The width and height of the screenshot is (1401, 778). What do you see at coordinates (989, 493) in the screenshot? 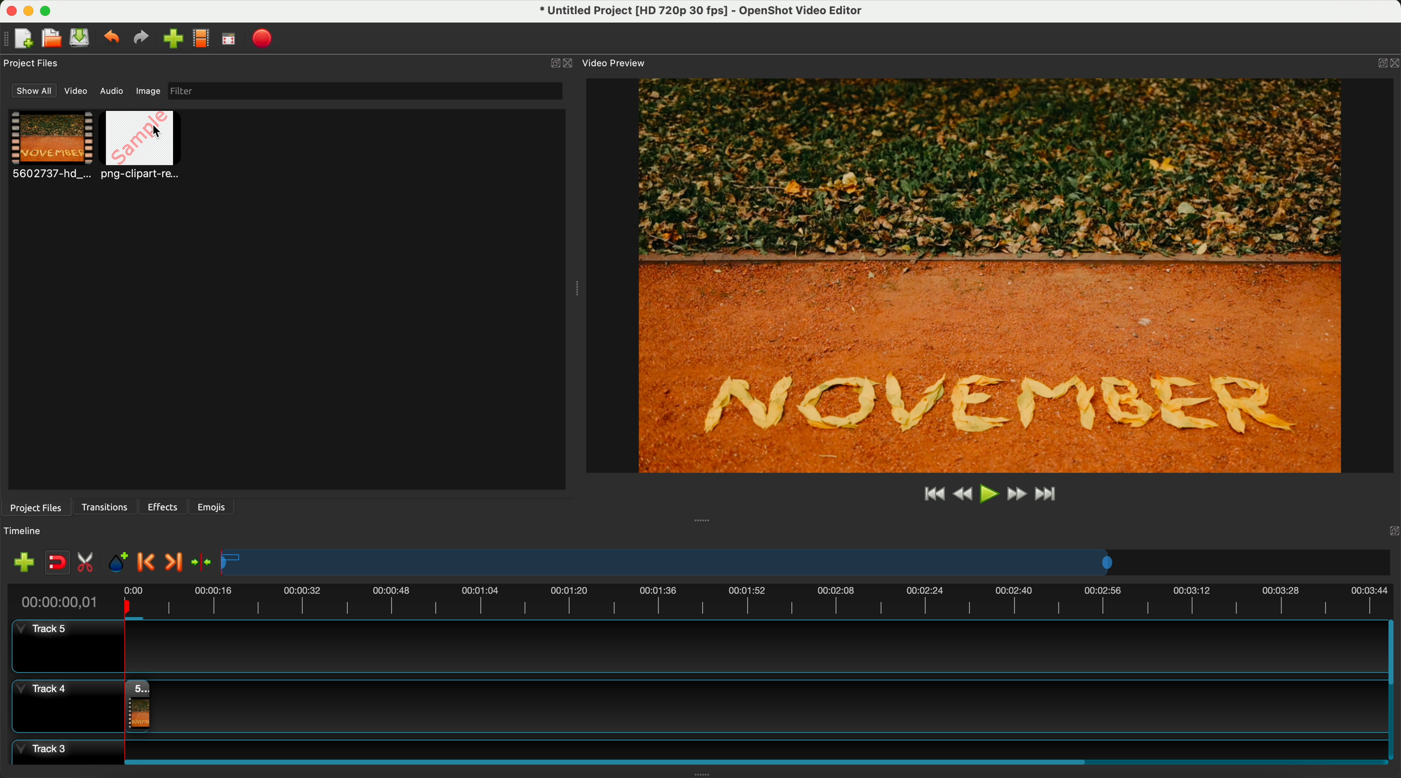
I see `play` at bounding box center [989, 493].